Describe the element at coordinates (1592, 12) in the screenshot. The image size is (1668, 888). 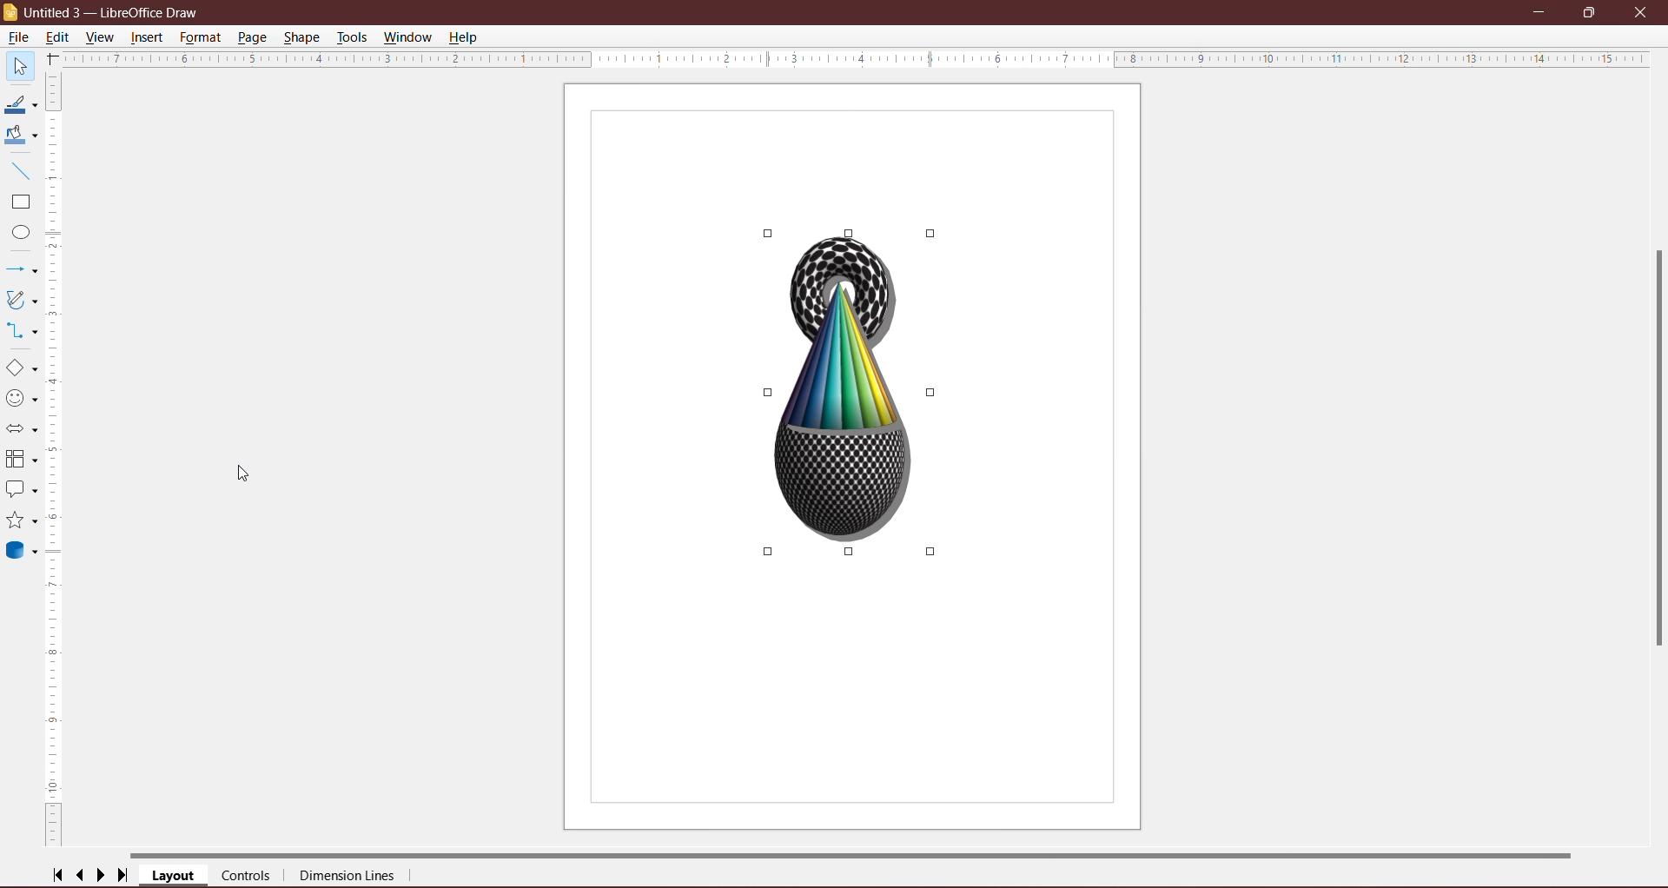
I see `Restore Down` at that location.